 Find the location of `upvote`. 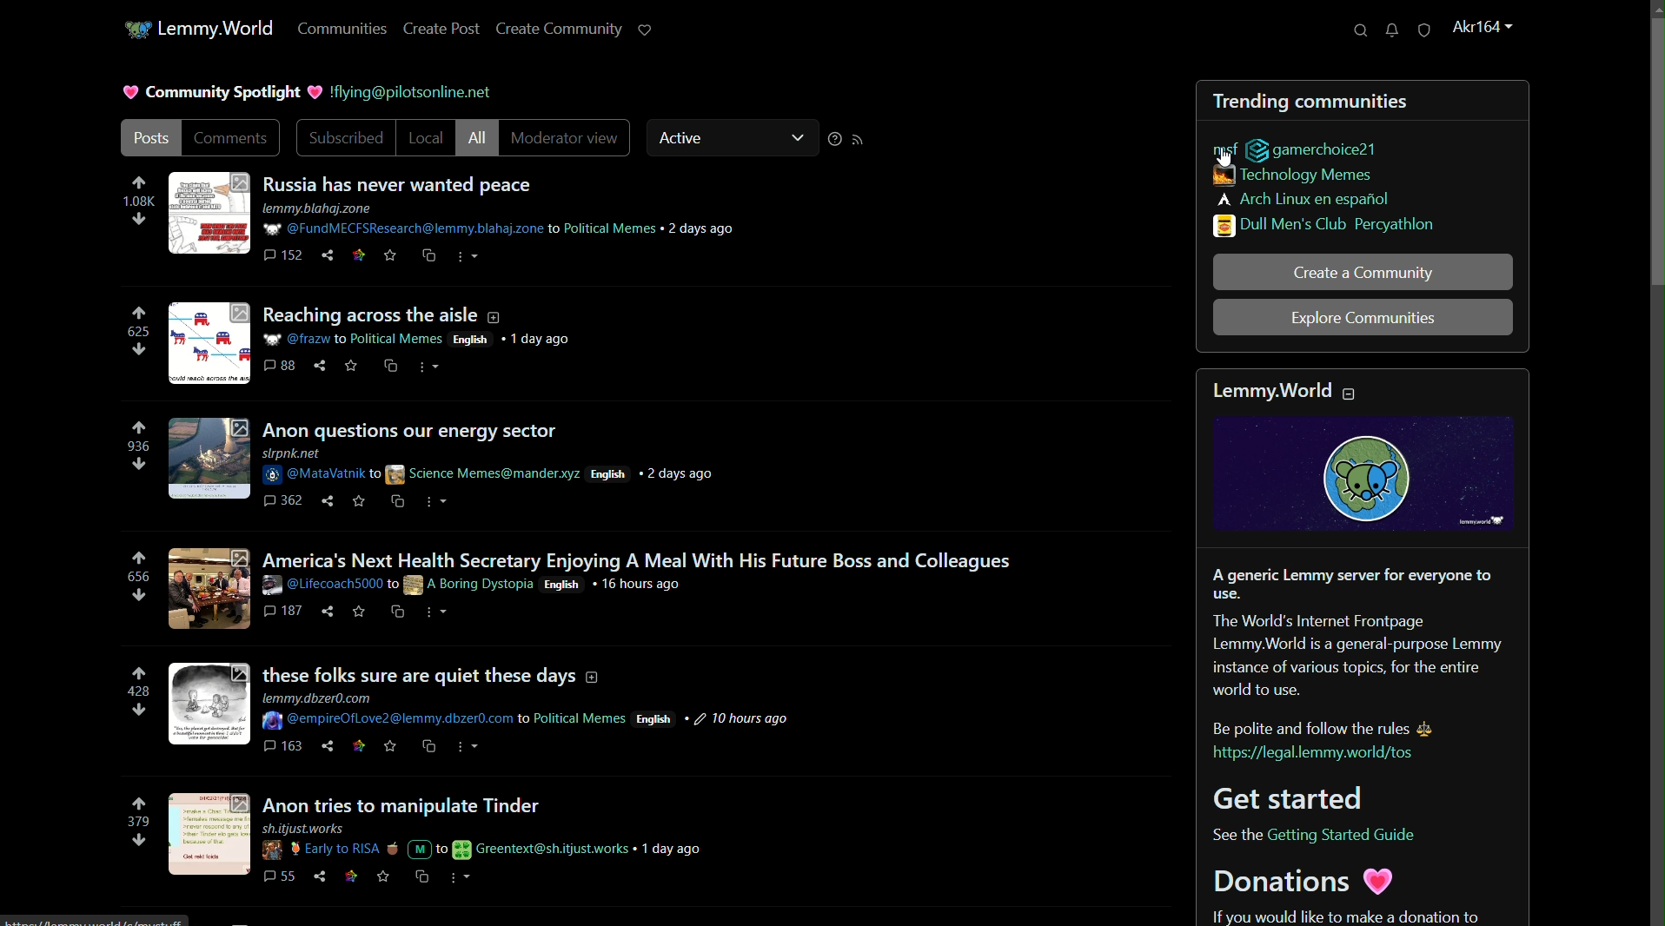

upvote is located at coordinates (140, 558).